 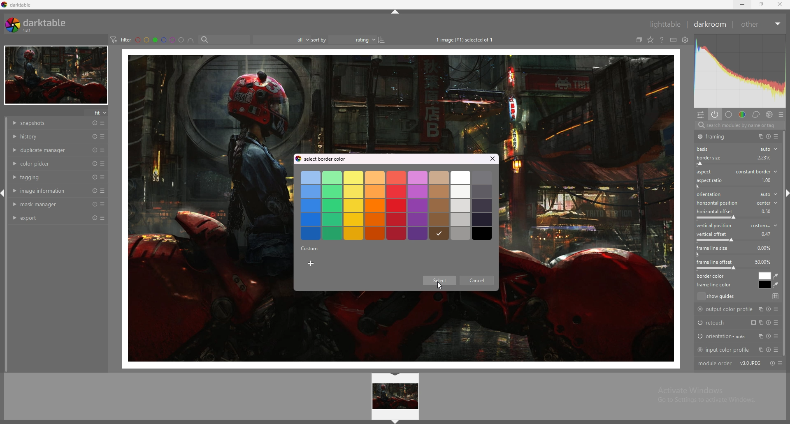 I want to click on reset, so click(x=94, y=218).